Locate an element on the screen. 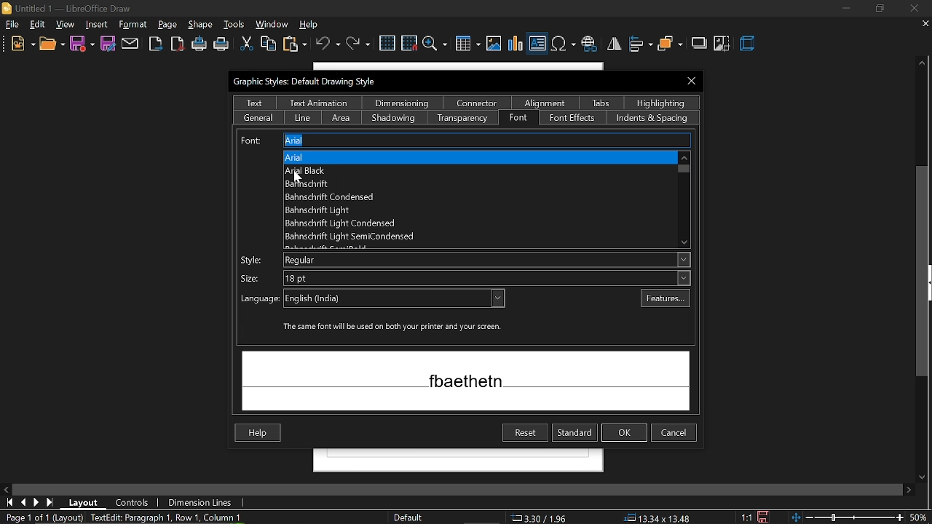 This screenshot has width=932, height=524. area is located at coordinates (341, 117).